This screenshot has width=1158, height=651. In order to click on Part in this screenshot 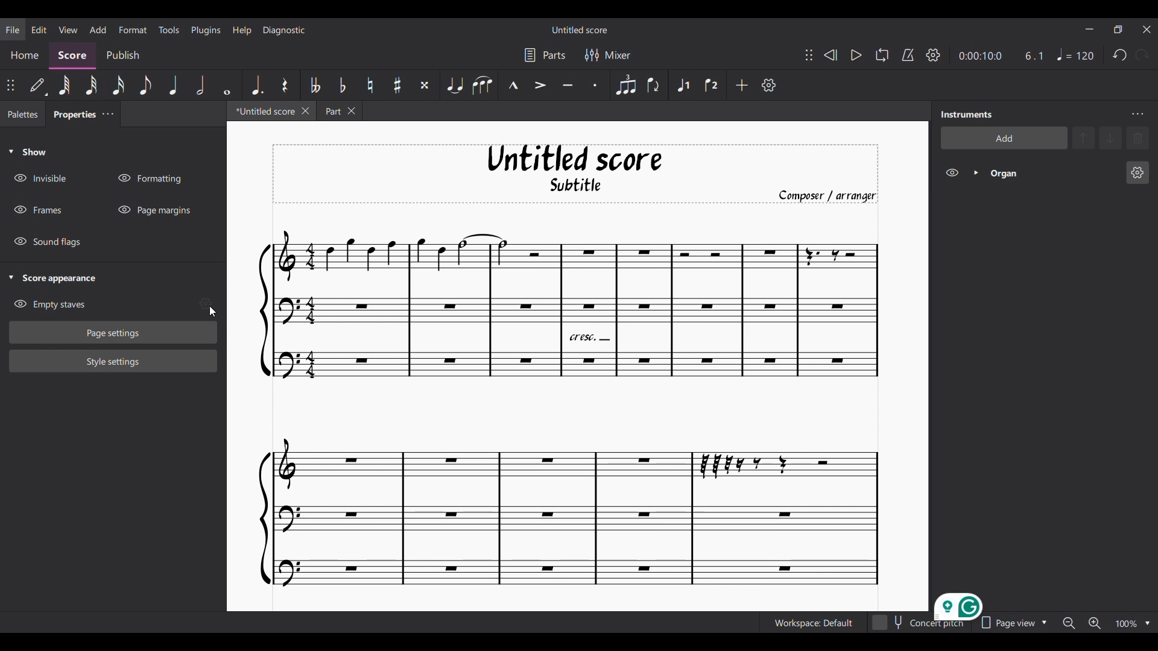, I will do `click(343, 112)`.